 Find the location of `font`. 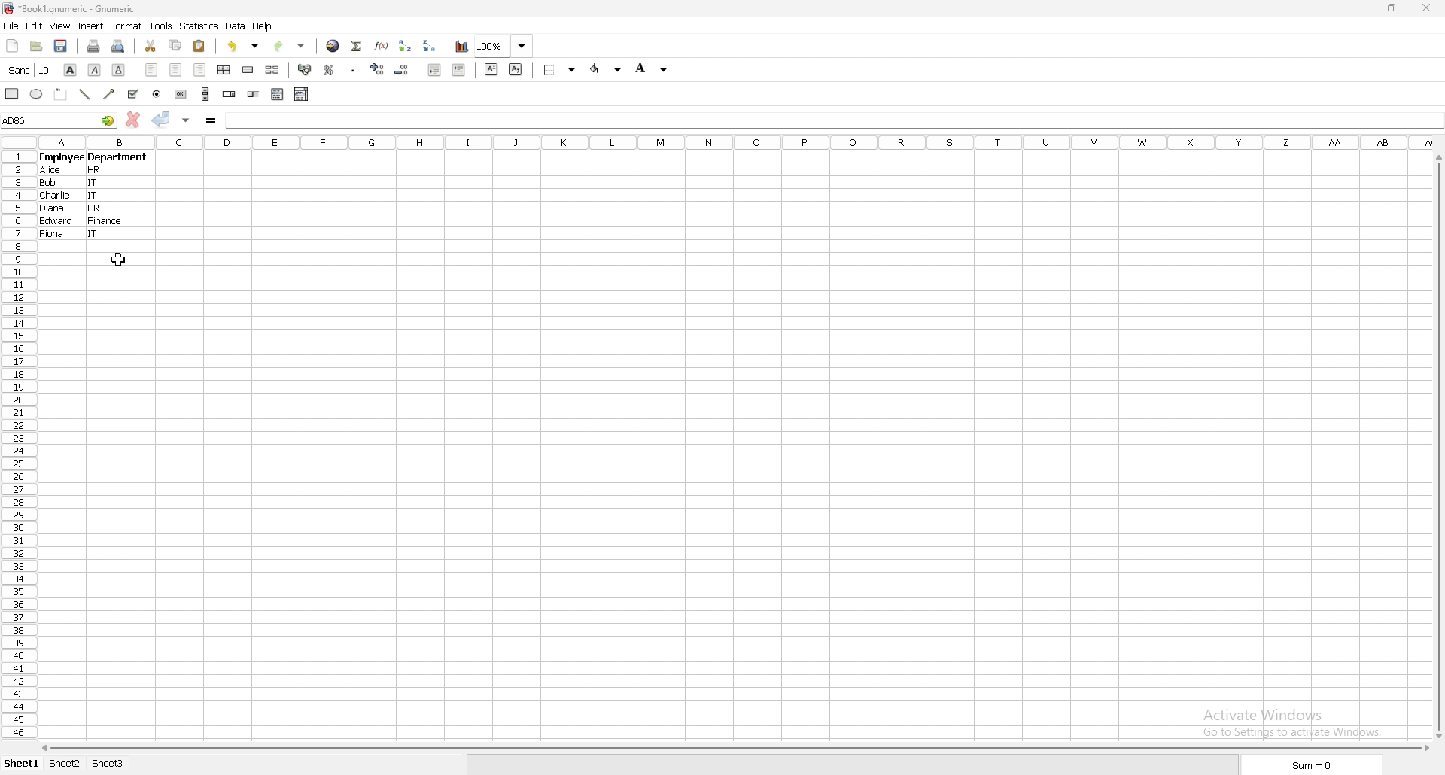

font is located at coordinates (29, 70).